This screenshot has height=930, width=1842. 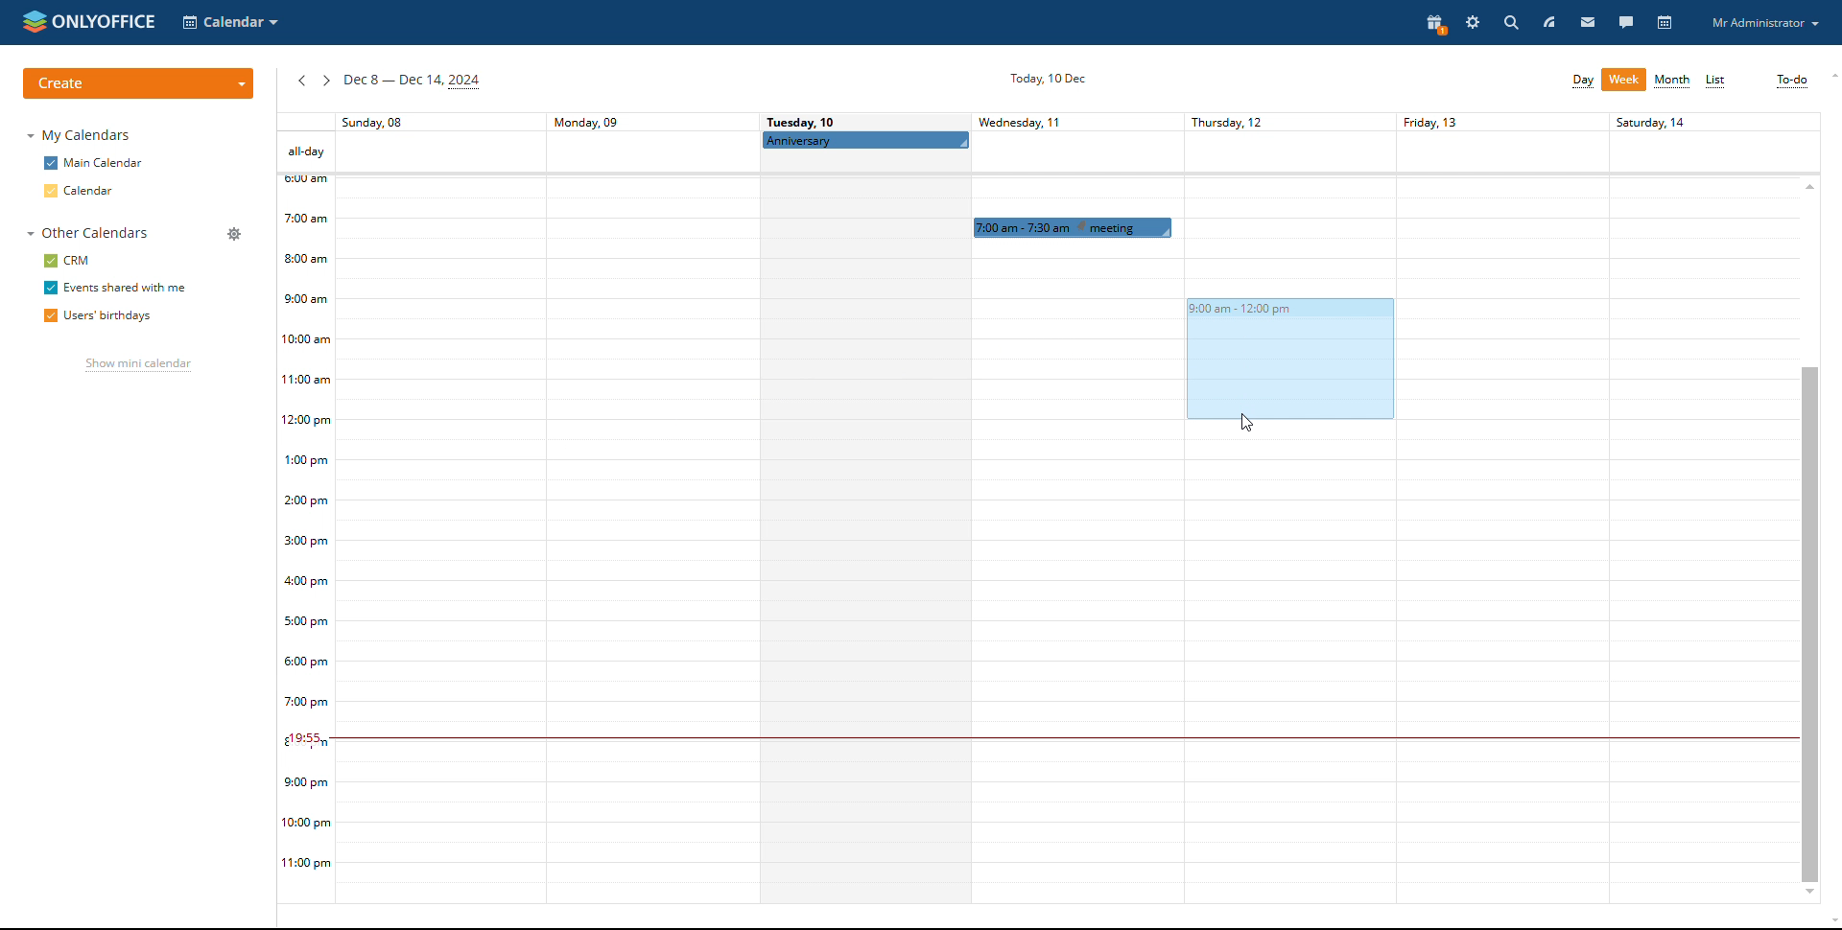 What do you see at coordinates (1627, 22) in the screenshot?
I see `talk` at bounding box center [1627, 22].